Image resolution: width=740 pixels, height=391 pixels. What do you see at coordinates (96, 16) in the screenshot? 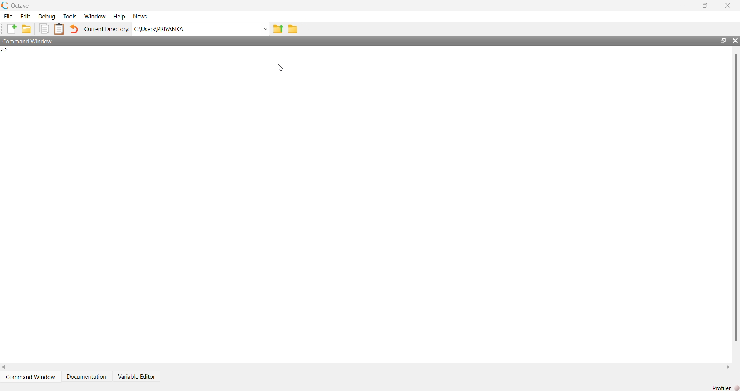
I see `Window` at bounding box center [96, 16].